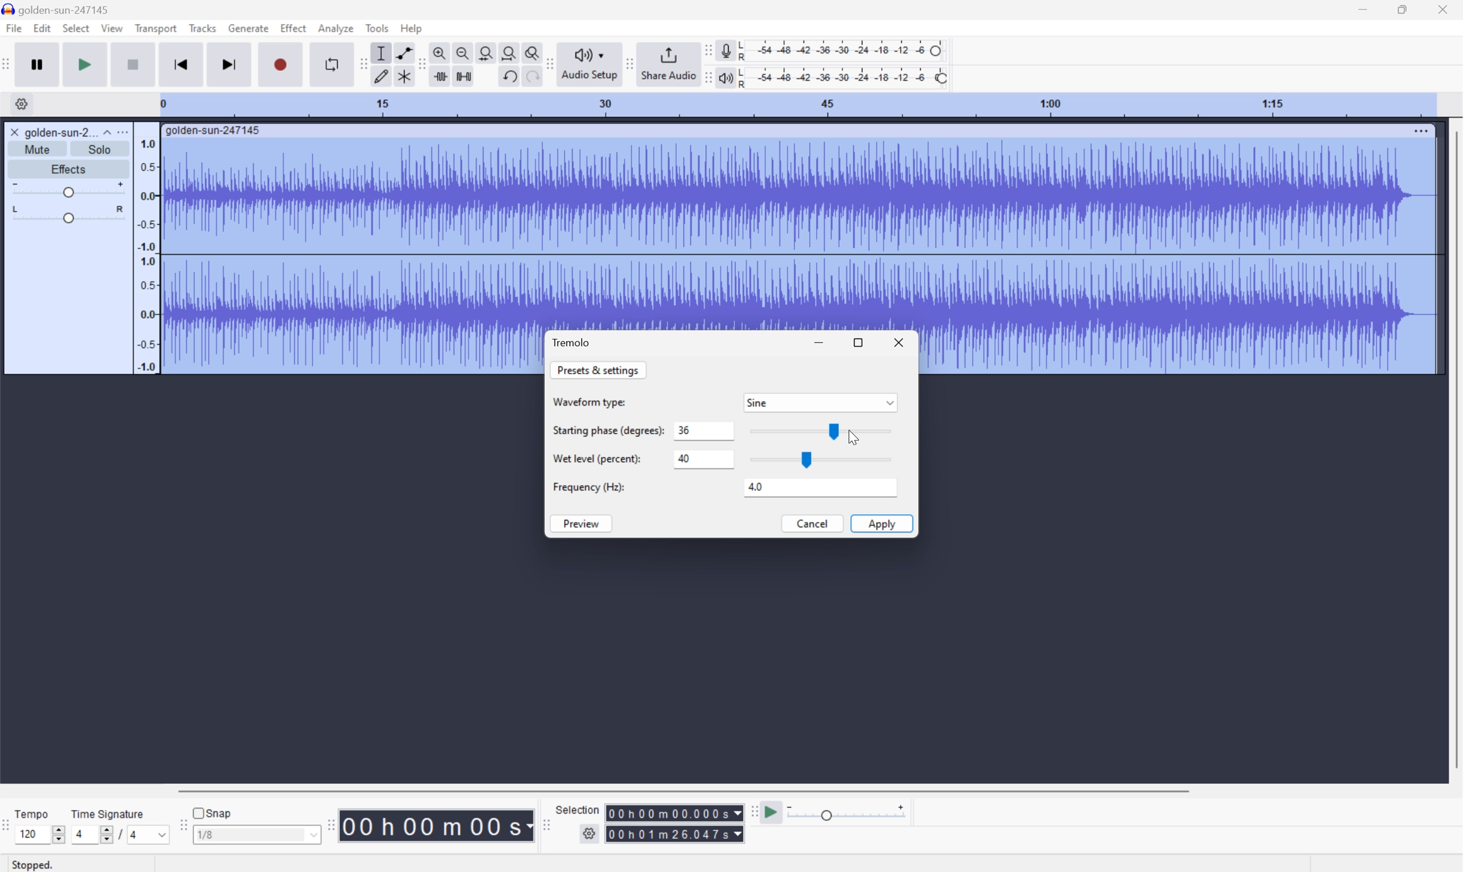 The height and width of the screenshot is (872, 1463). Describe the element at coordinates (858, 342) in the screenshot. I see `Restore Down` at that location.